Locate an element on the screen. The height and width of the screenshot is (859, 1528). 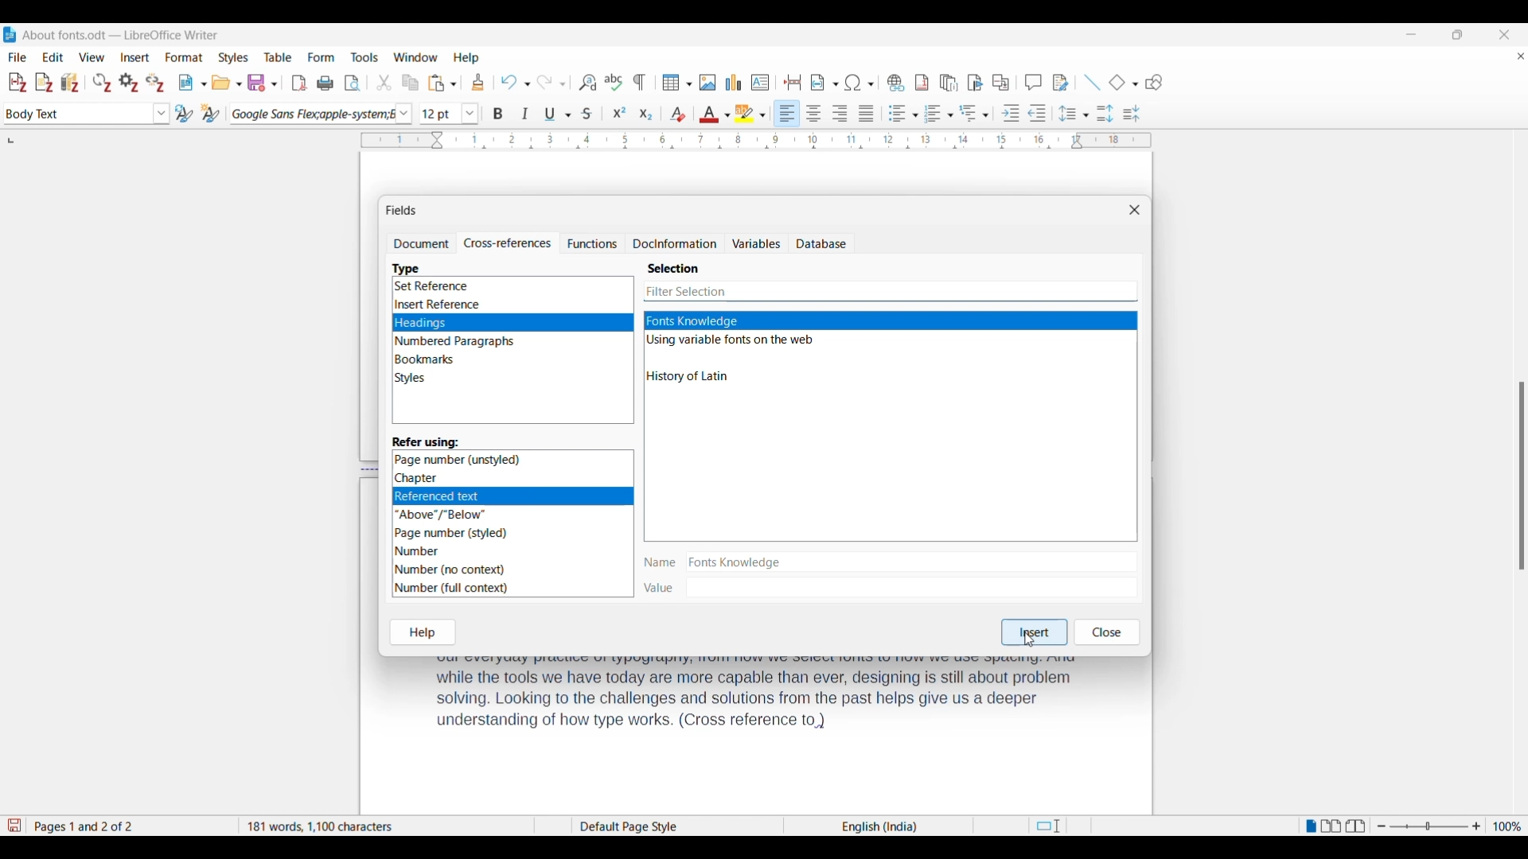
Text color options is located at coordinates (714, 115).